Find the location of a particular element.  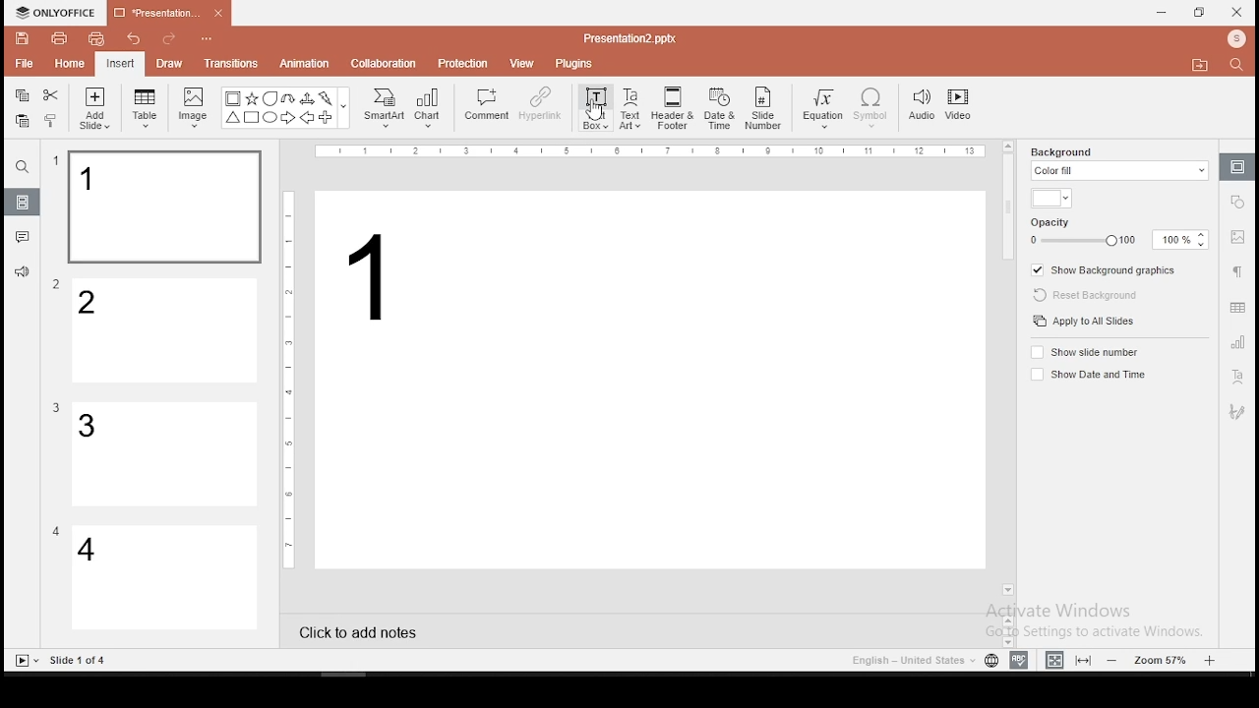

U Arrow is located at coordinates (289, 98).